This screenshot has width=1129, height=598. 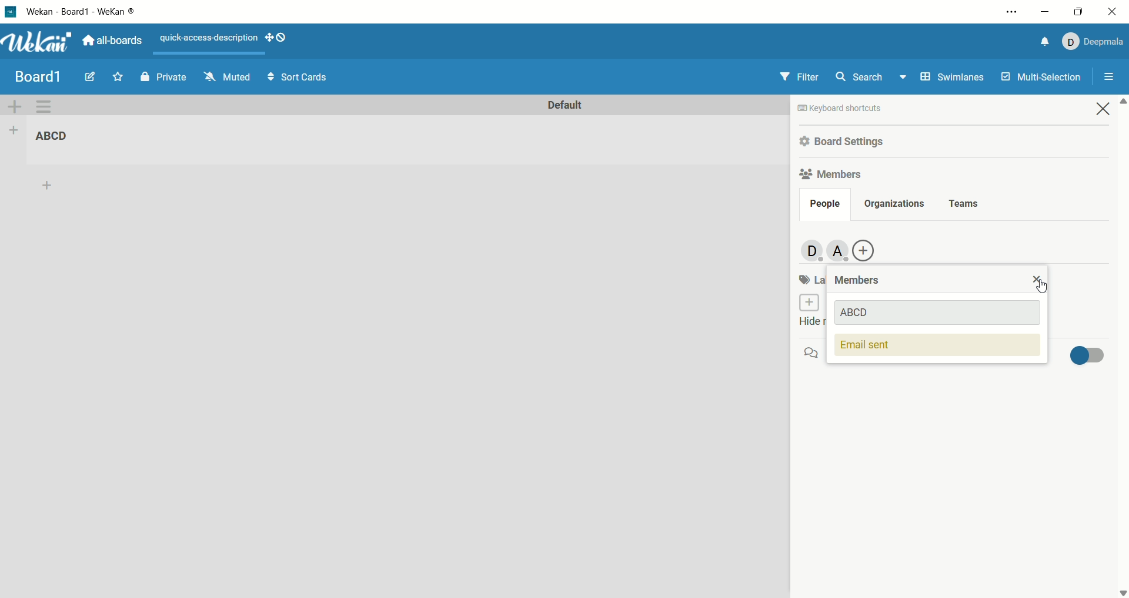 What do you see at coordinates (860, 281) in the screenshot?
I see `members` at bounding box center [860, 281].